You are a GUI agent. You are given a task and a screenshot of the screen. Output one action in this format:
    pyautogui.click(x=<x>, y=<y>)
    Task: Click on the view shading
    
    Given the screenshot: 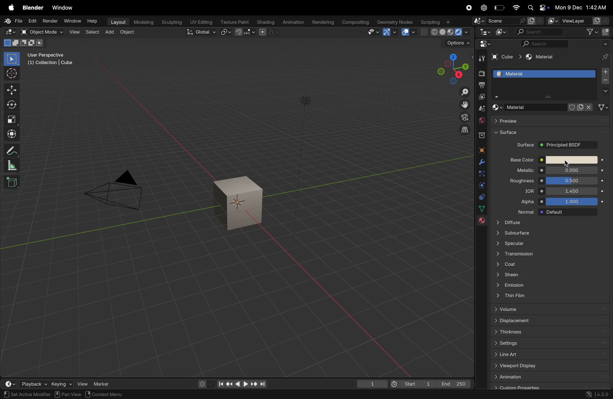 What is the action you would take?
    pyautogui.click(x=445, y=33)
    